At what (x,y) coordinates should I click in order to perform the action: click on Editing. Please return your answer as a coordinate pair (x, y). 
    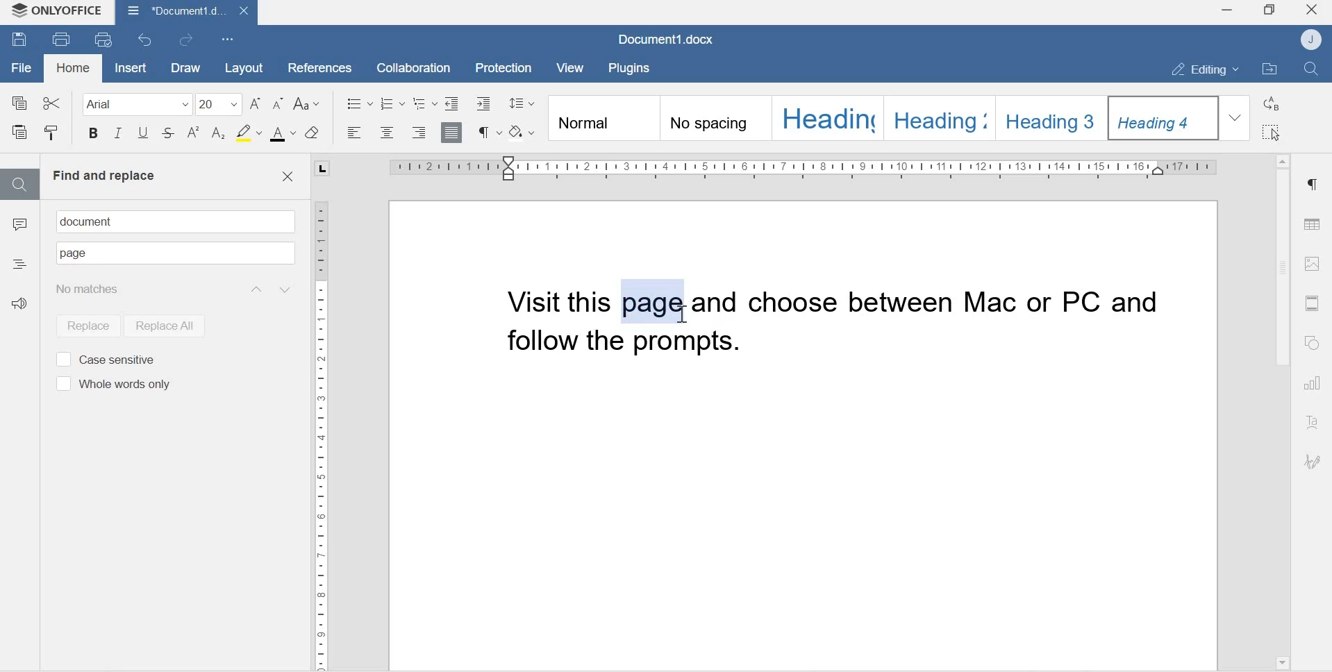
    Looking at the image, I should click on (1198, 69).